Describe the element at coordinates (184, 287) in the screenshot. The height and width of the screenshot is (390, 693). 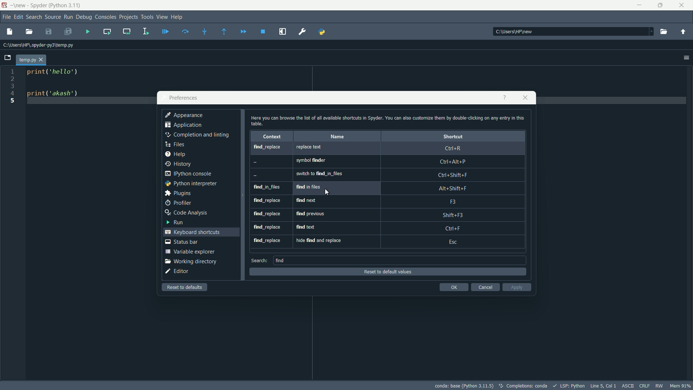
I see `reset to defaults` at that location.